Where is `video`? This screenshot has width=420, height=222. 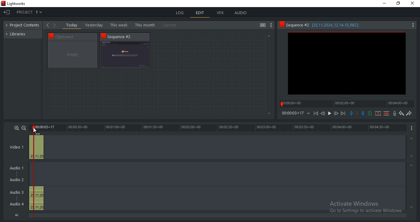
video is located at coordinates (36, 147).